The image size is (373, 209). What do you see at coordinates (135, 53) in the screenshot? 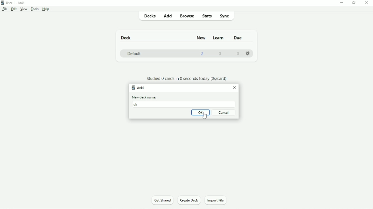
I see `Default` at bounding box center [135, 53].